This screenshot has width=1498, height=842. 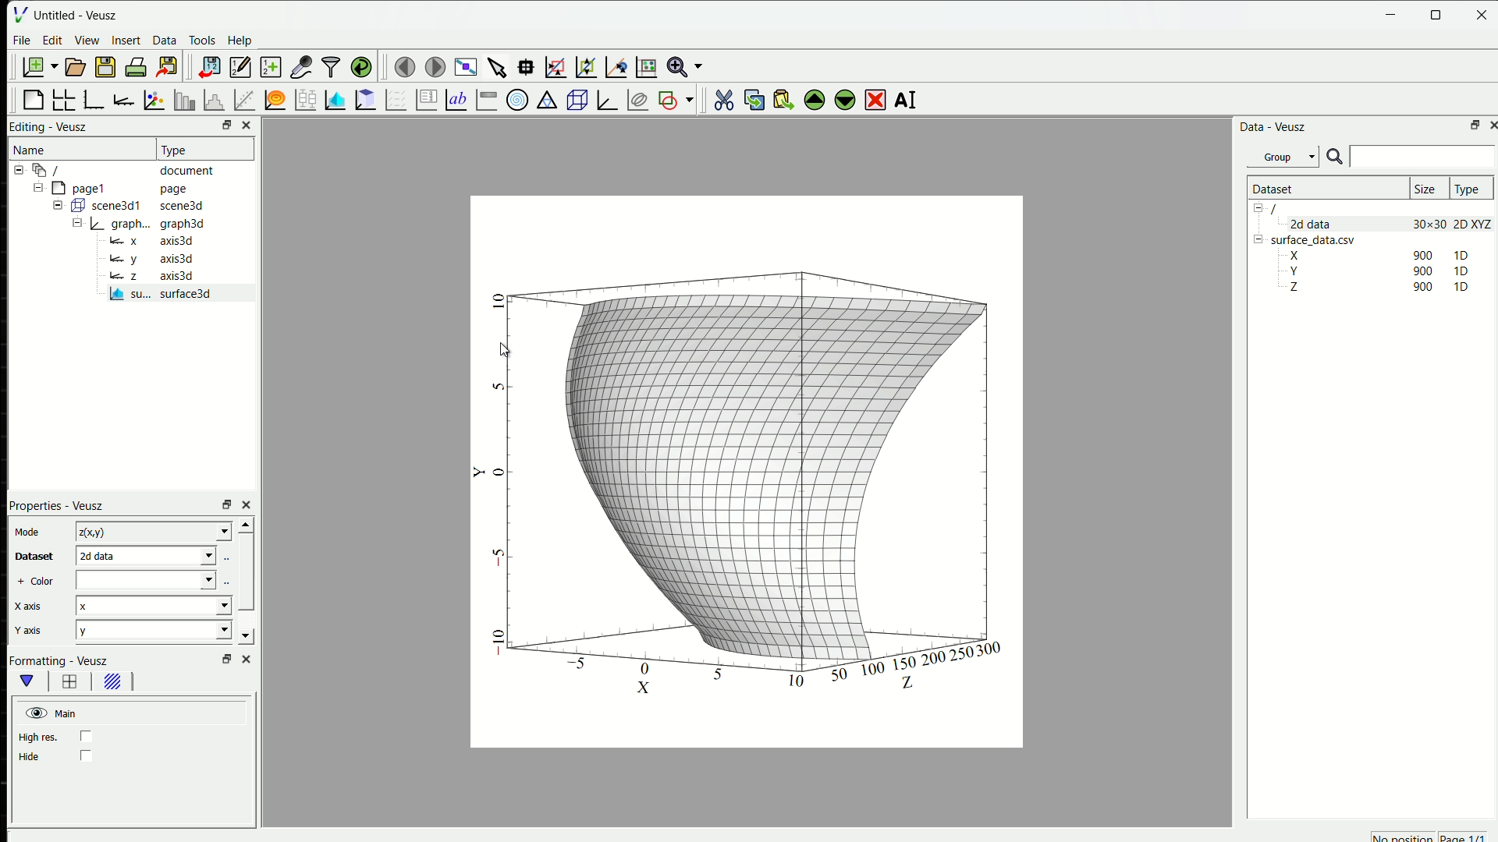 What do you see at coordinates (185, 225) in the screenshot?
I see `graph3d` at bounding box center [185, 225].